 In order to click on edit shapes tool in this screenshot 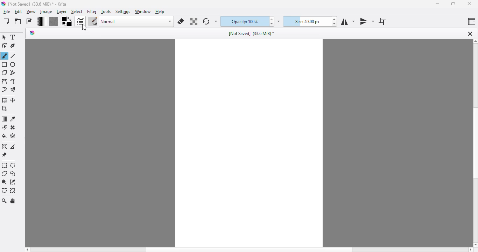, I will do `click(4, 46)`.